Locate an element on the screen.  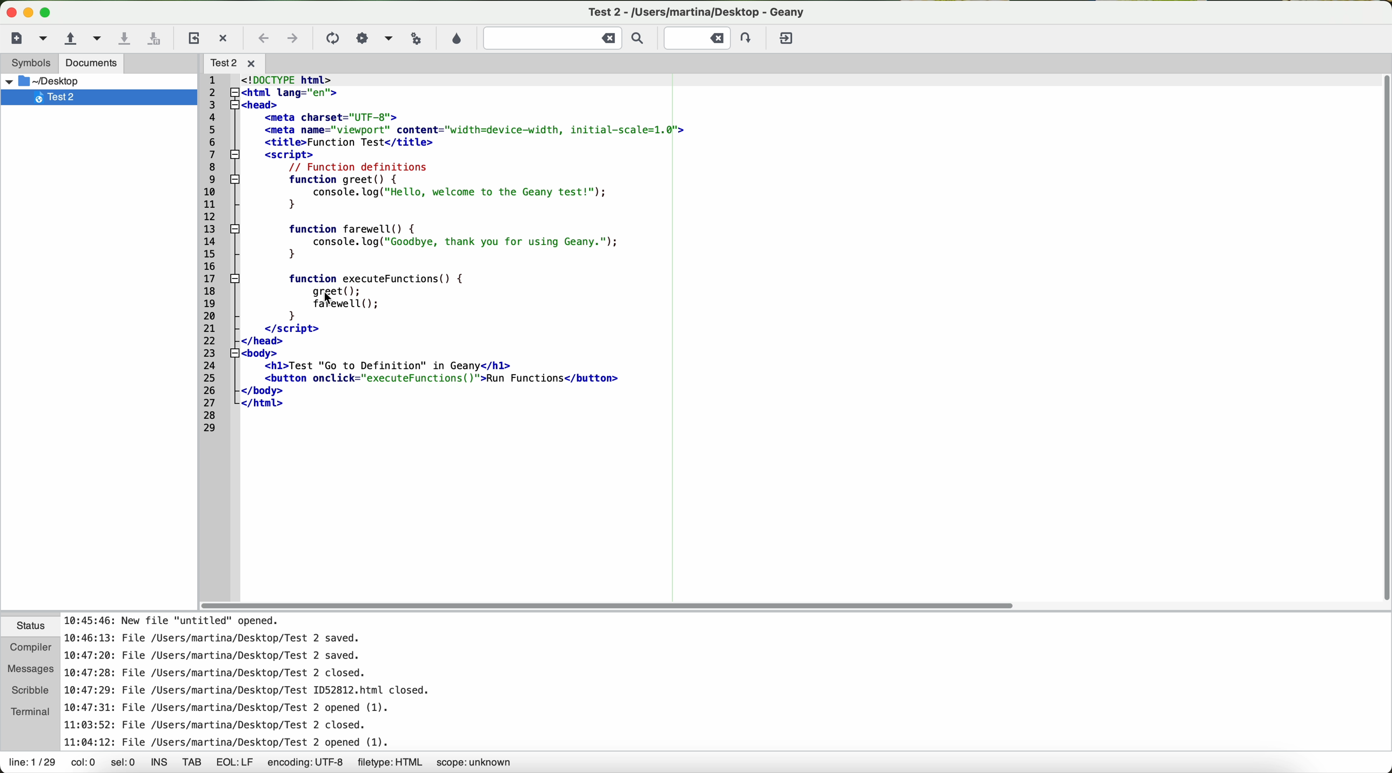
run or view the current file is located at coordinates (414, 38).